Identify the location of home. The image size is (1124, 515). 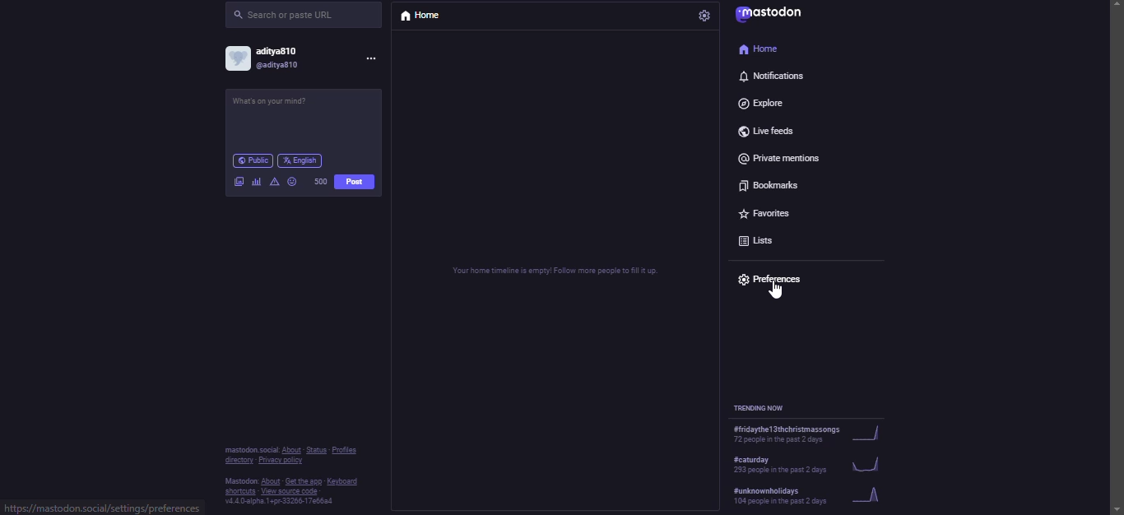
(764, 49).